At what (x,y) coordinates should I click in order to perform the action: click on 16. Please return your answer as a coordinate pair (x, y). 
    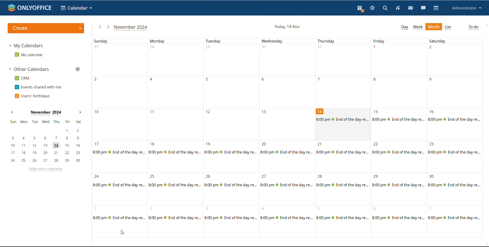
    Looking at the image, I should click on (433, 112).